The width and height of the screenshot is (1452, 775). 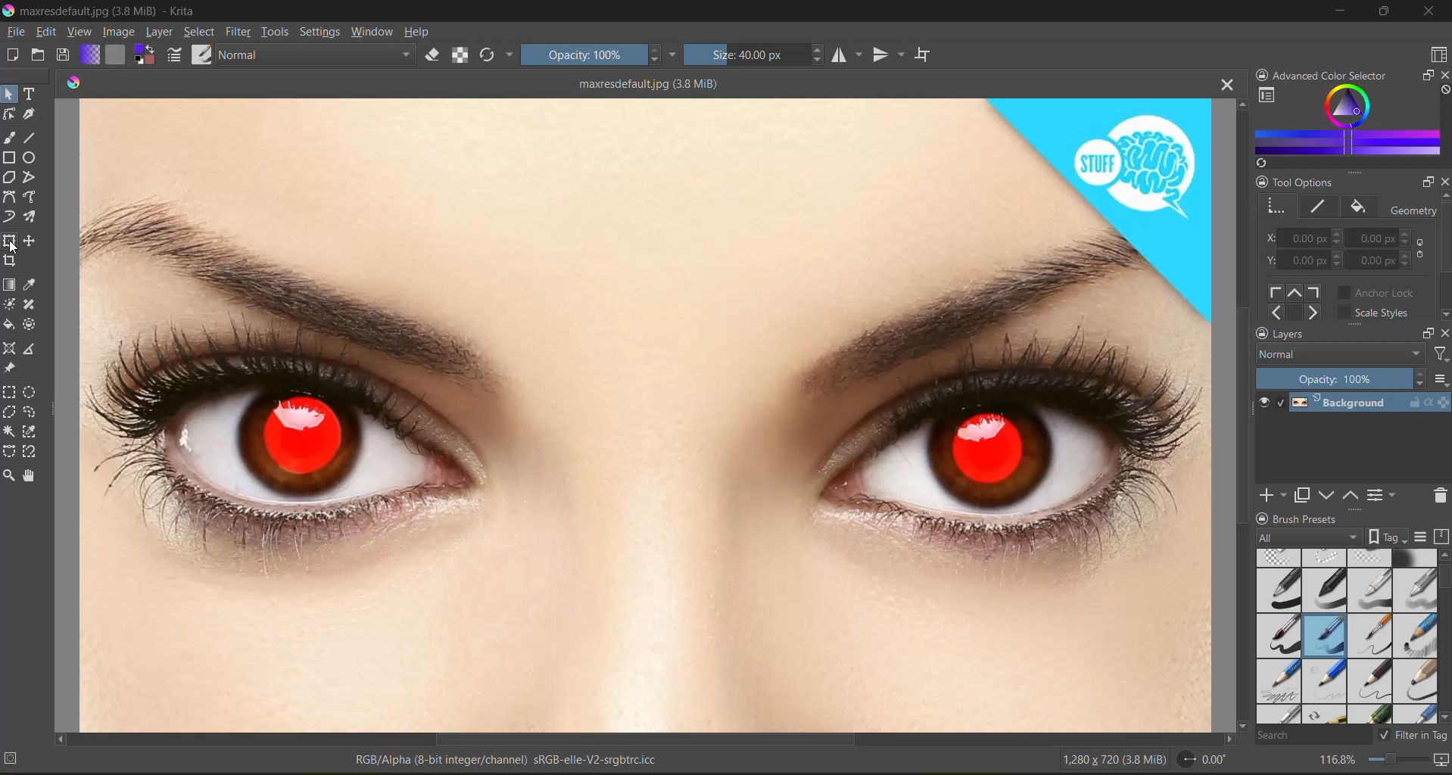 I want to click on fill gradients, so click(x=95, y=54).